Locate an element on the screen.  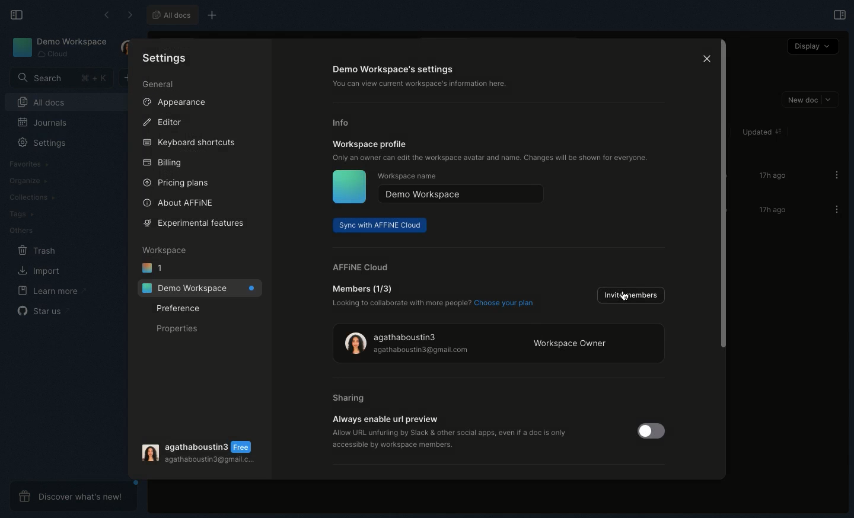
Open right panel is located at coordinates (839, 15).